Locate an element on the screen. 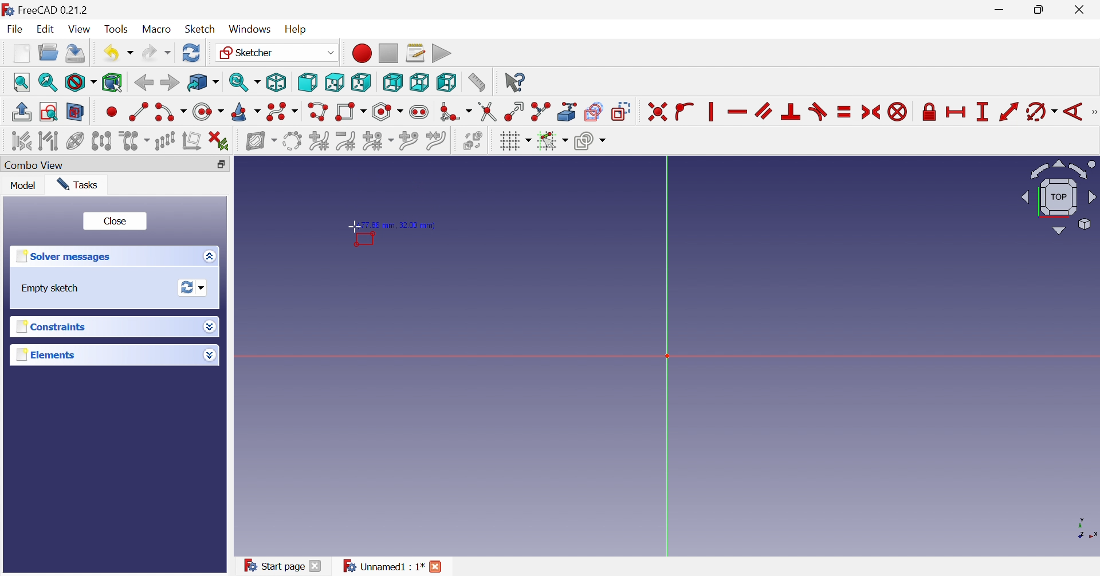  View sketch is located at coordinates (48, 112).